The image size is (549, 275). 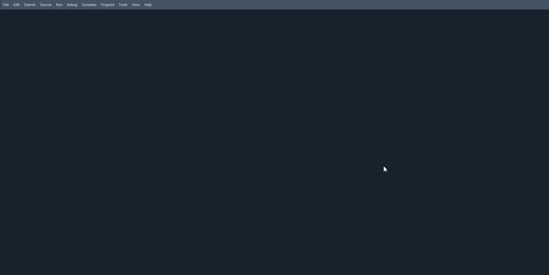 I want to click on Run, so click(x=59, y=5).